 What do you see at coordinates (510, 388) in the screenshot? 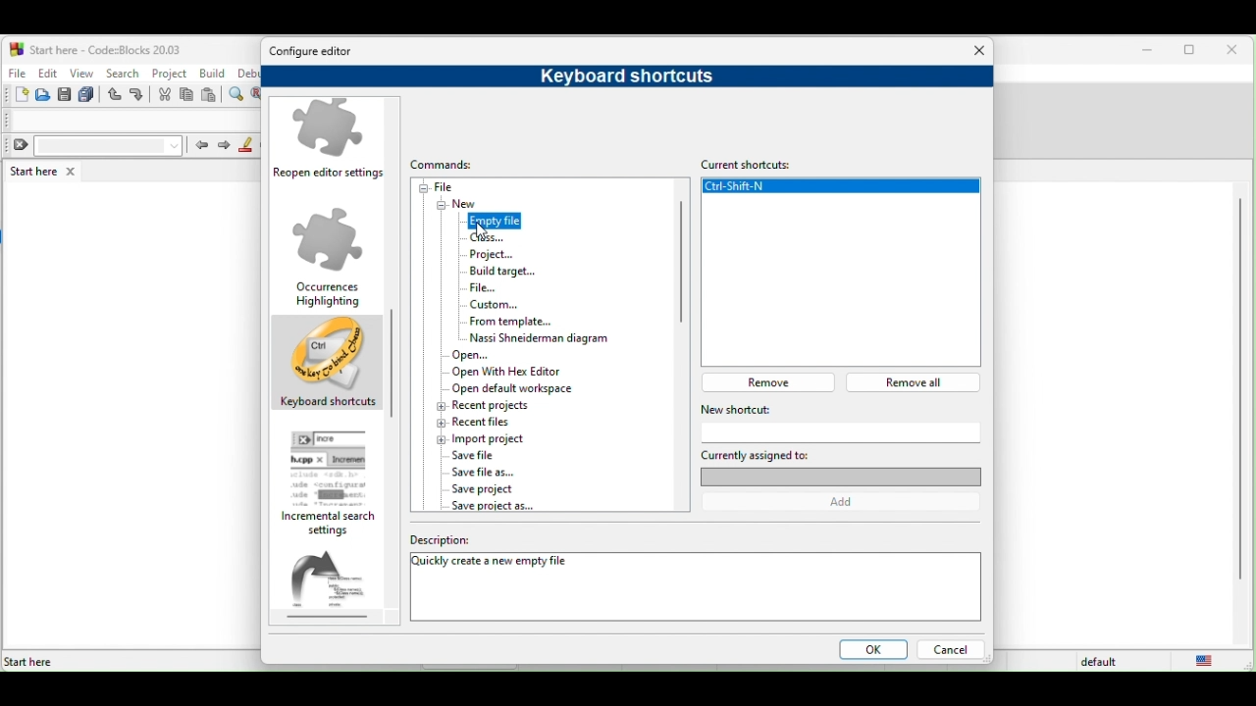
I see `open default workspace` at bounding box center [510, 388].